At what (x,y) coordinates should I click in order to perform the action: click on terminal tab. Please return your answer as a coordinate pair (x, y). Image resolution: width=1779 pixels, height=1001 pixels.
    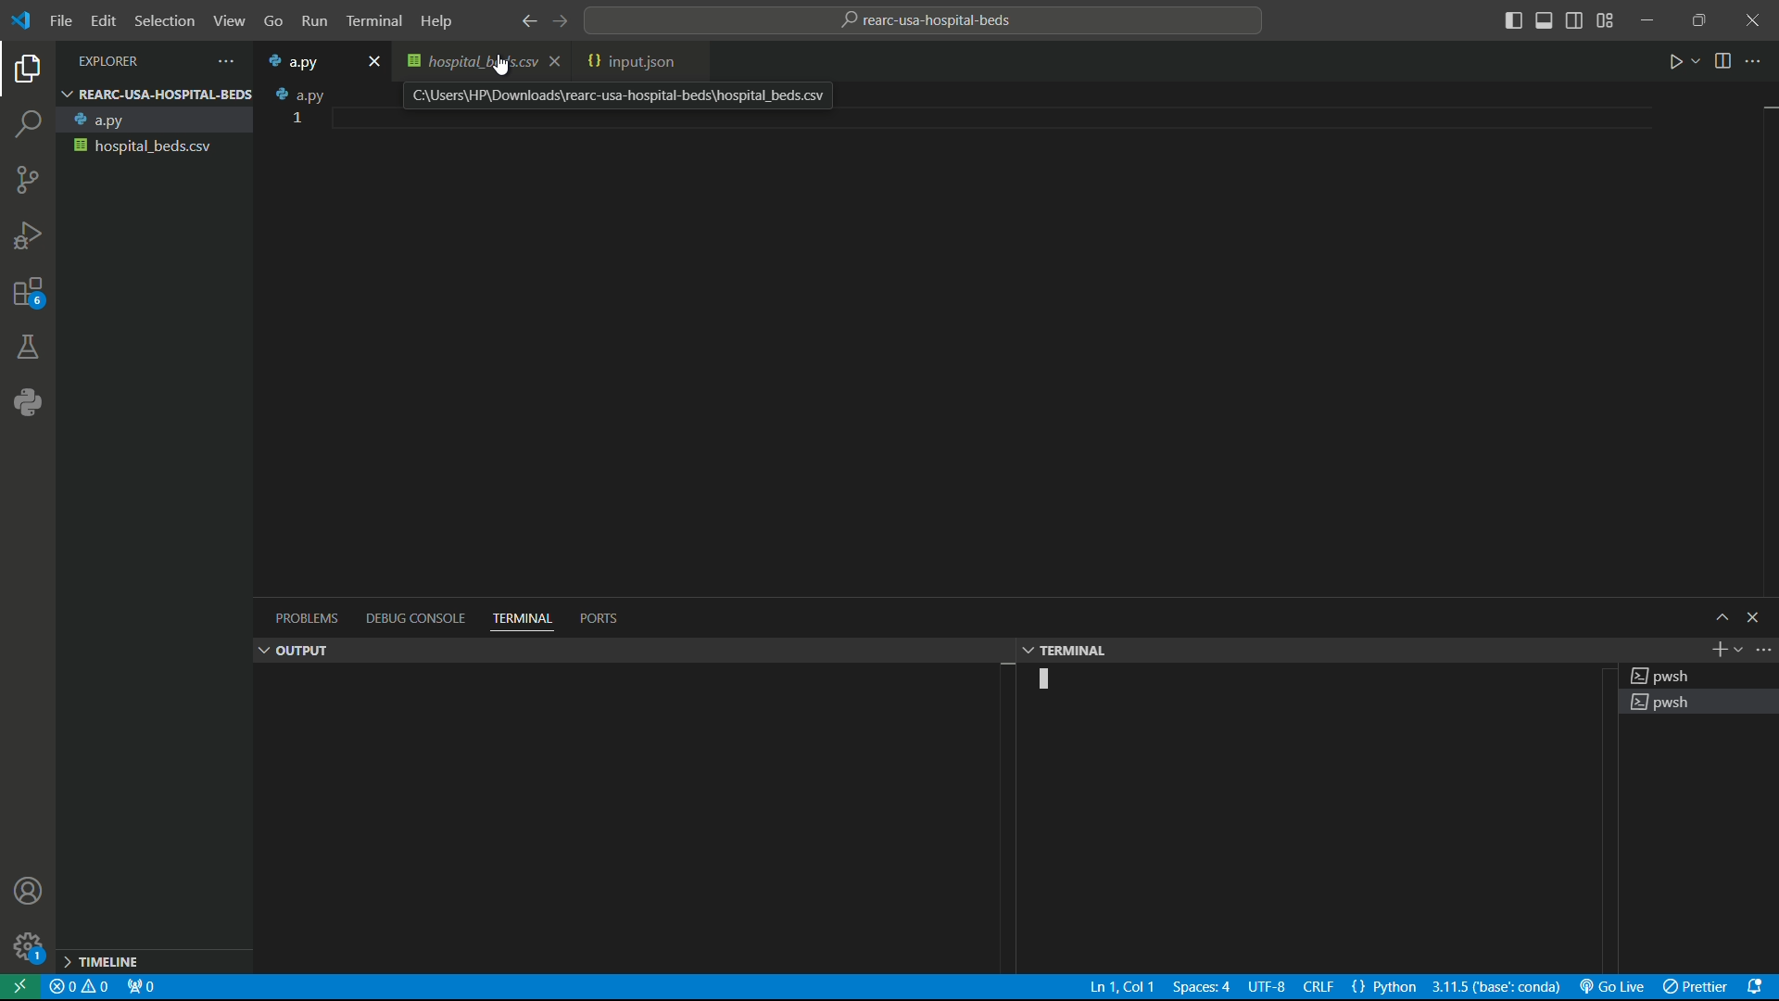
    Looking at the image, I should click on (523, 617).